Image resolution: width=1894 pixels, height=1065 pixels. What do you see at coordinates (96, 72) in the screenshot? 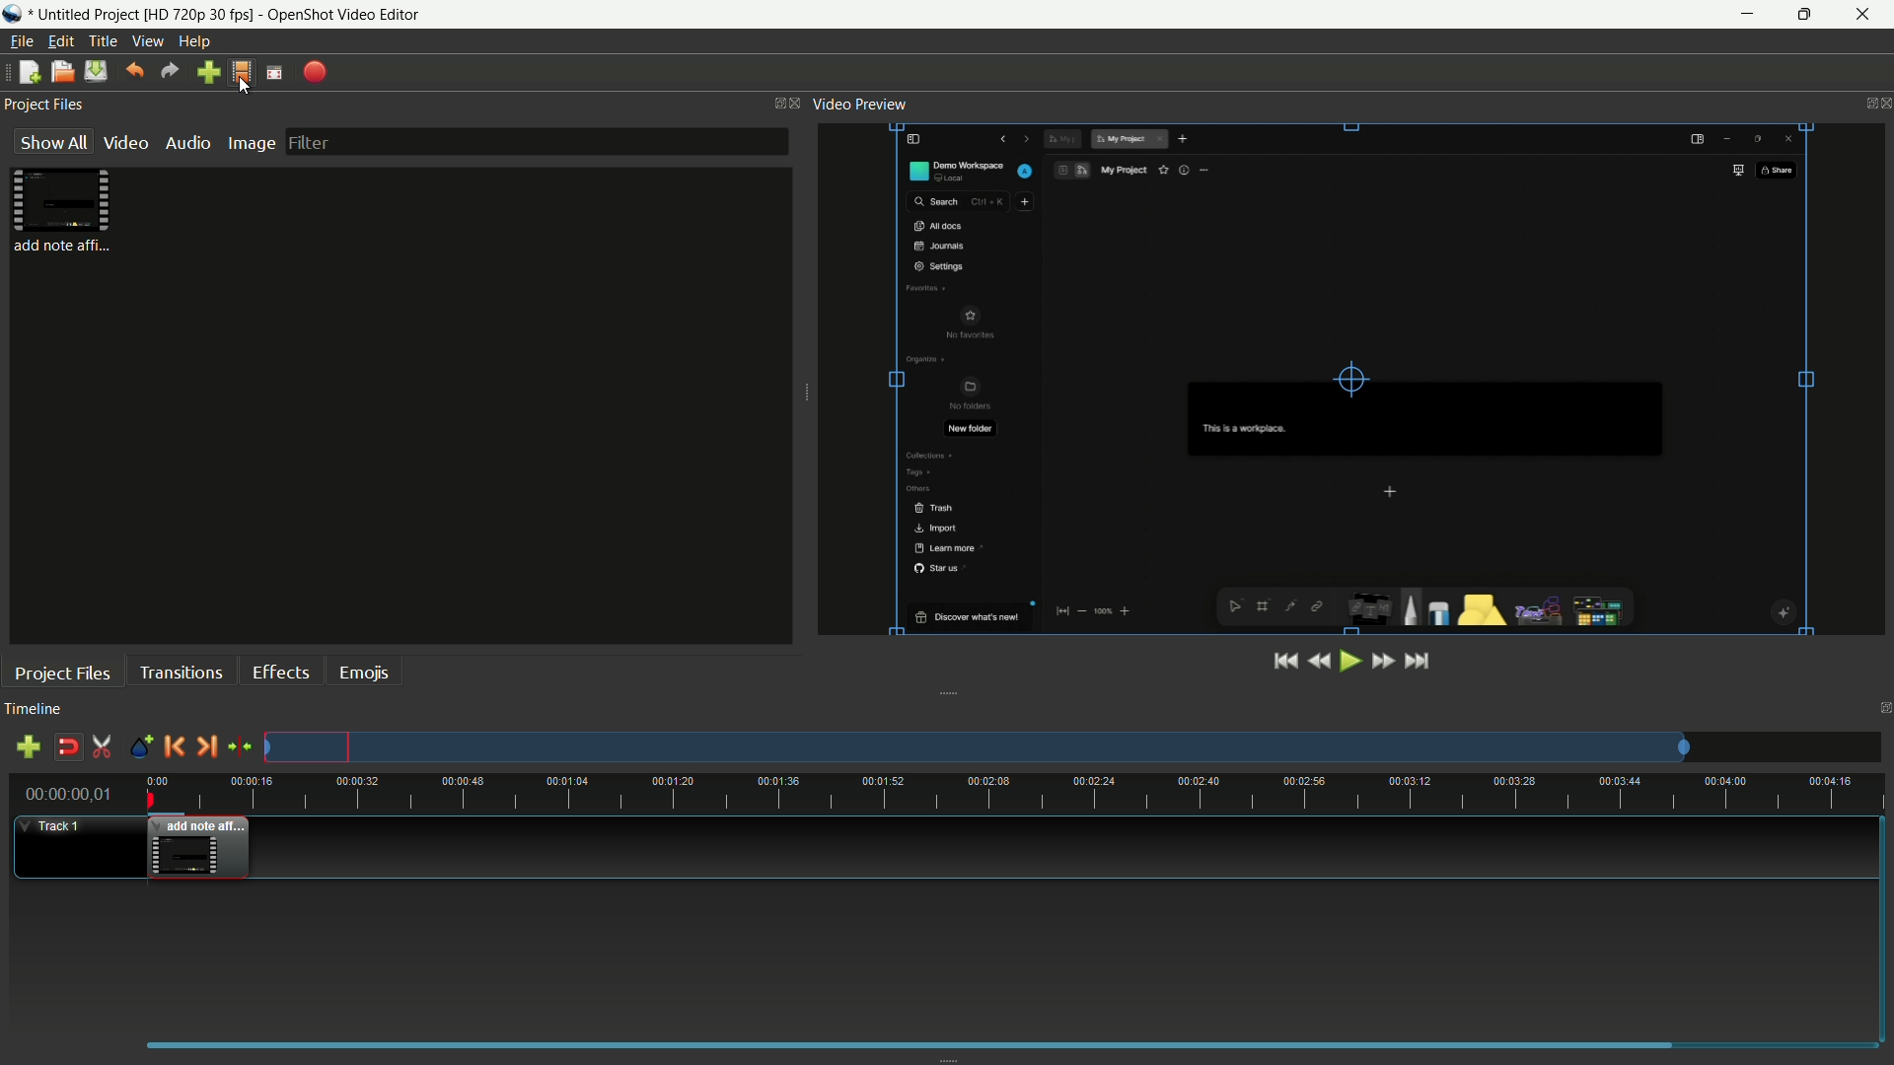
I see `save file` at bounding box center [96, 72].